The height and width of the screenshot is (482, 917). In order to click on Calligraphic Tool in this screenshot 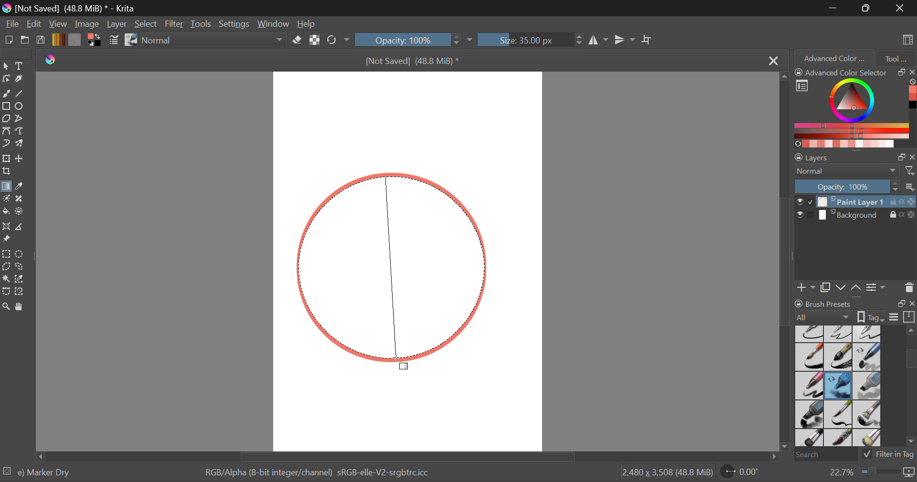, I will do `click(21, 79)`.